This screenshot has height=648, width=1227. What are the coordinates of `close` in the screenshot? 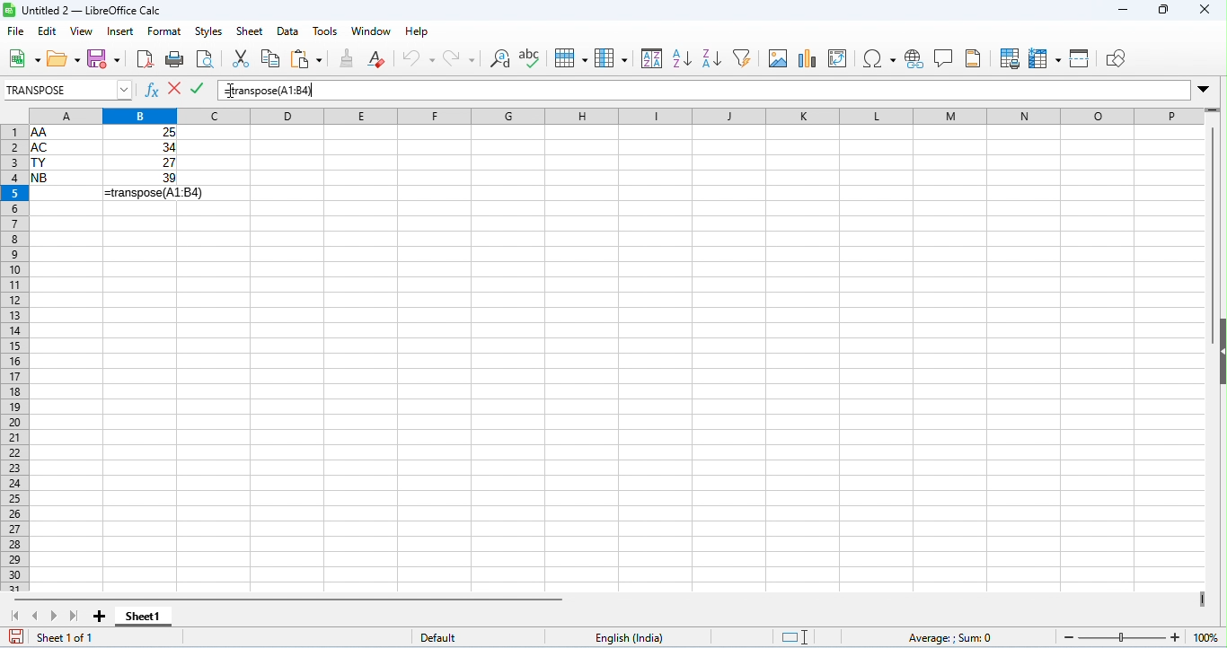 It's located at (1205, 10).